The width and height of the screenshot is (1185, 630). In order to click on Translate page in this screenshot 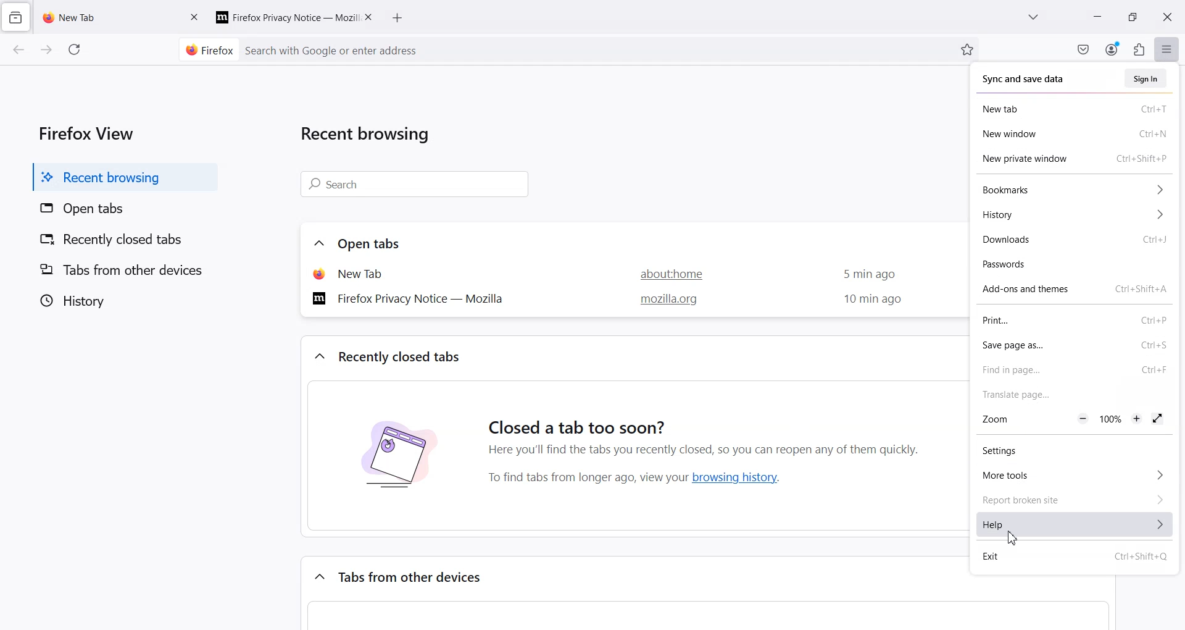, I will do `click(1075, 395)`.